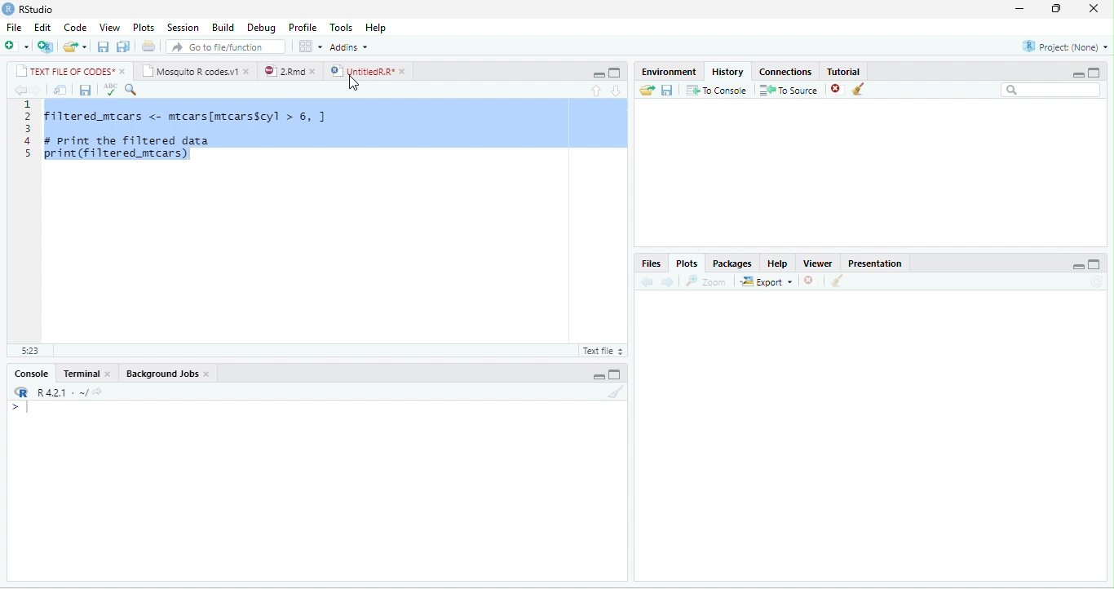 Image resolution: width=1114 pixels, height=589 pixels. What do you see at coordinates (303, 28) in the screenshot?
I see `Profile` at bounding box center [303, 28].